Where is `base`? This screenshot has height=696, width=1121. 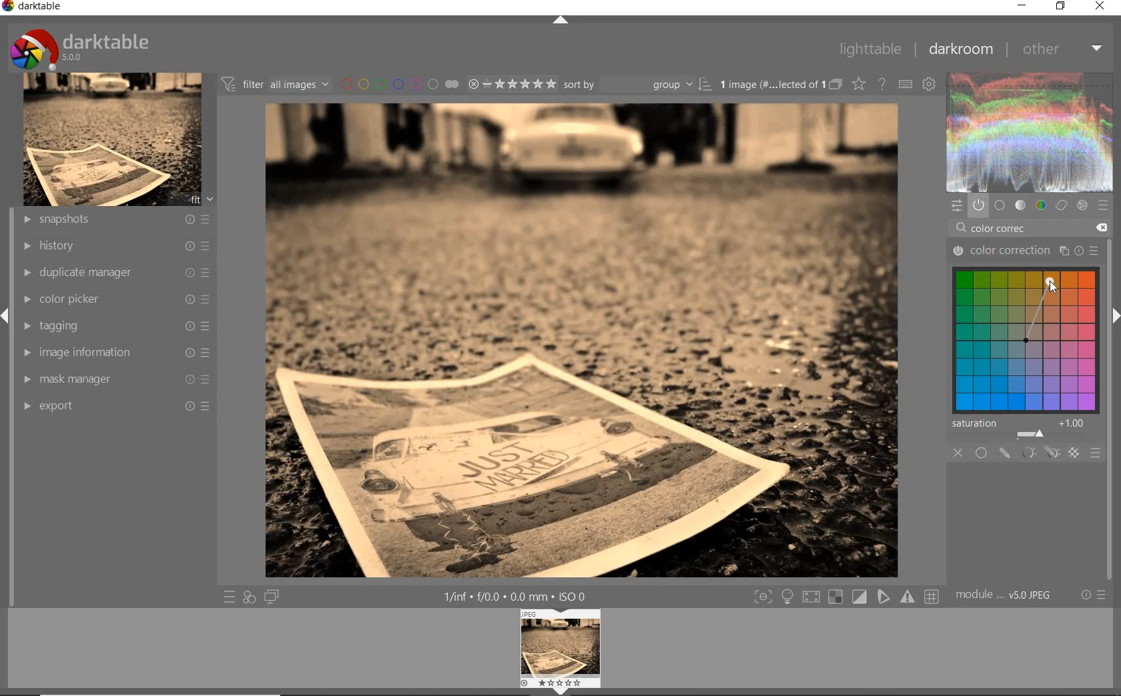
base is located at coordinates (1000, 206).